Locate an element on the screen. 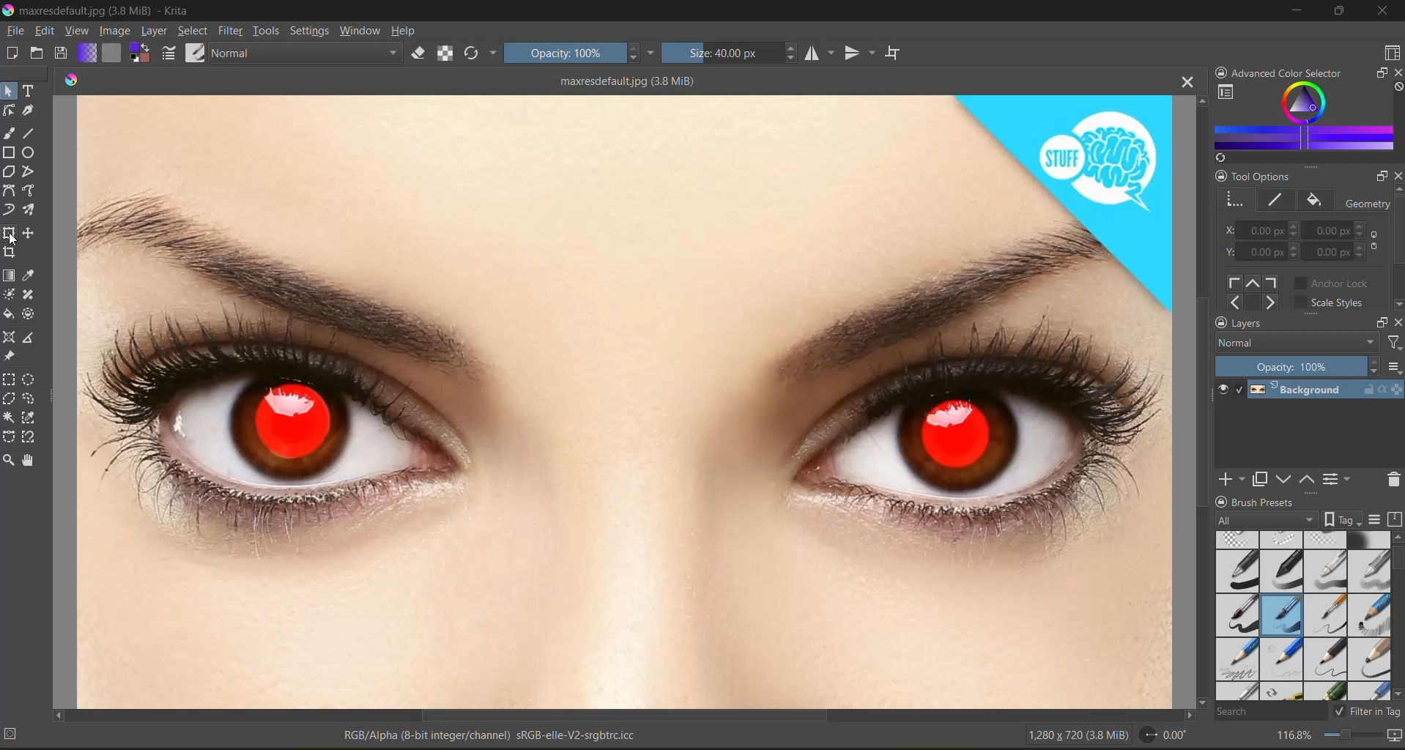  window is located at coordinates (362, 30).